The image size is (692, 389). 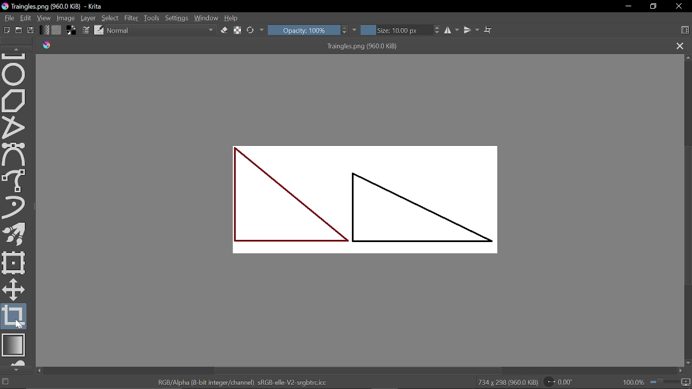 What do you see at coordinates (8, 17) in the screenshot?
I see `File` at bounding box center [8, 17].